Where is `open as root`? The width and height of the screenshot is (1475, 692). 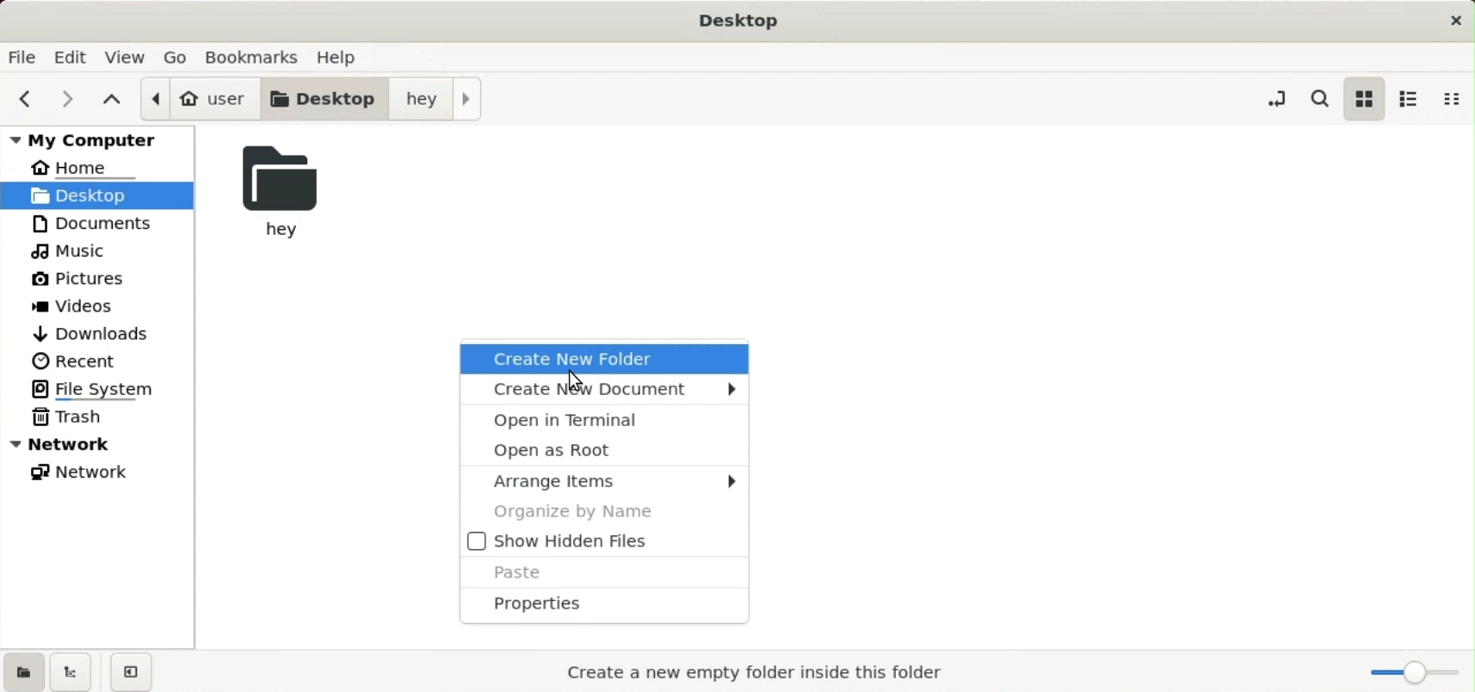
open as root is located at coordinates (603, 450).